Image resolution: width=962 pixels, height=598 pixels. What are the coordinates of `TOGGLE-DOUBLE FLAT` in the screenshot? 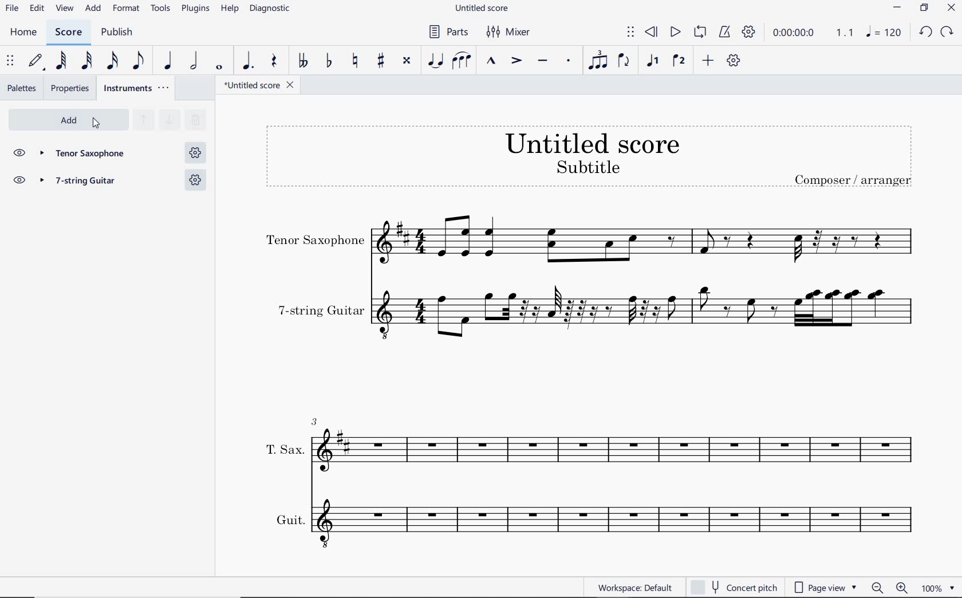 It's located at (301, 61).